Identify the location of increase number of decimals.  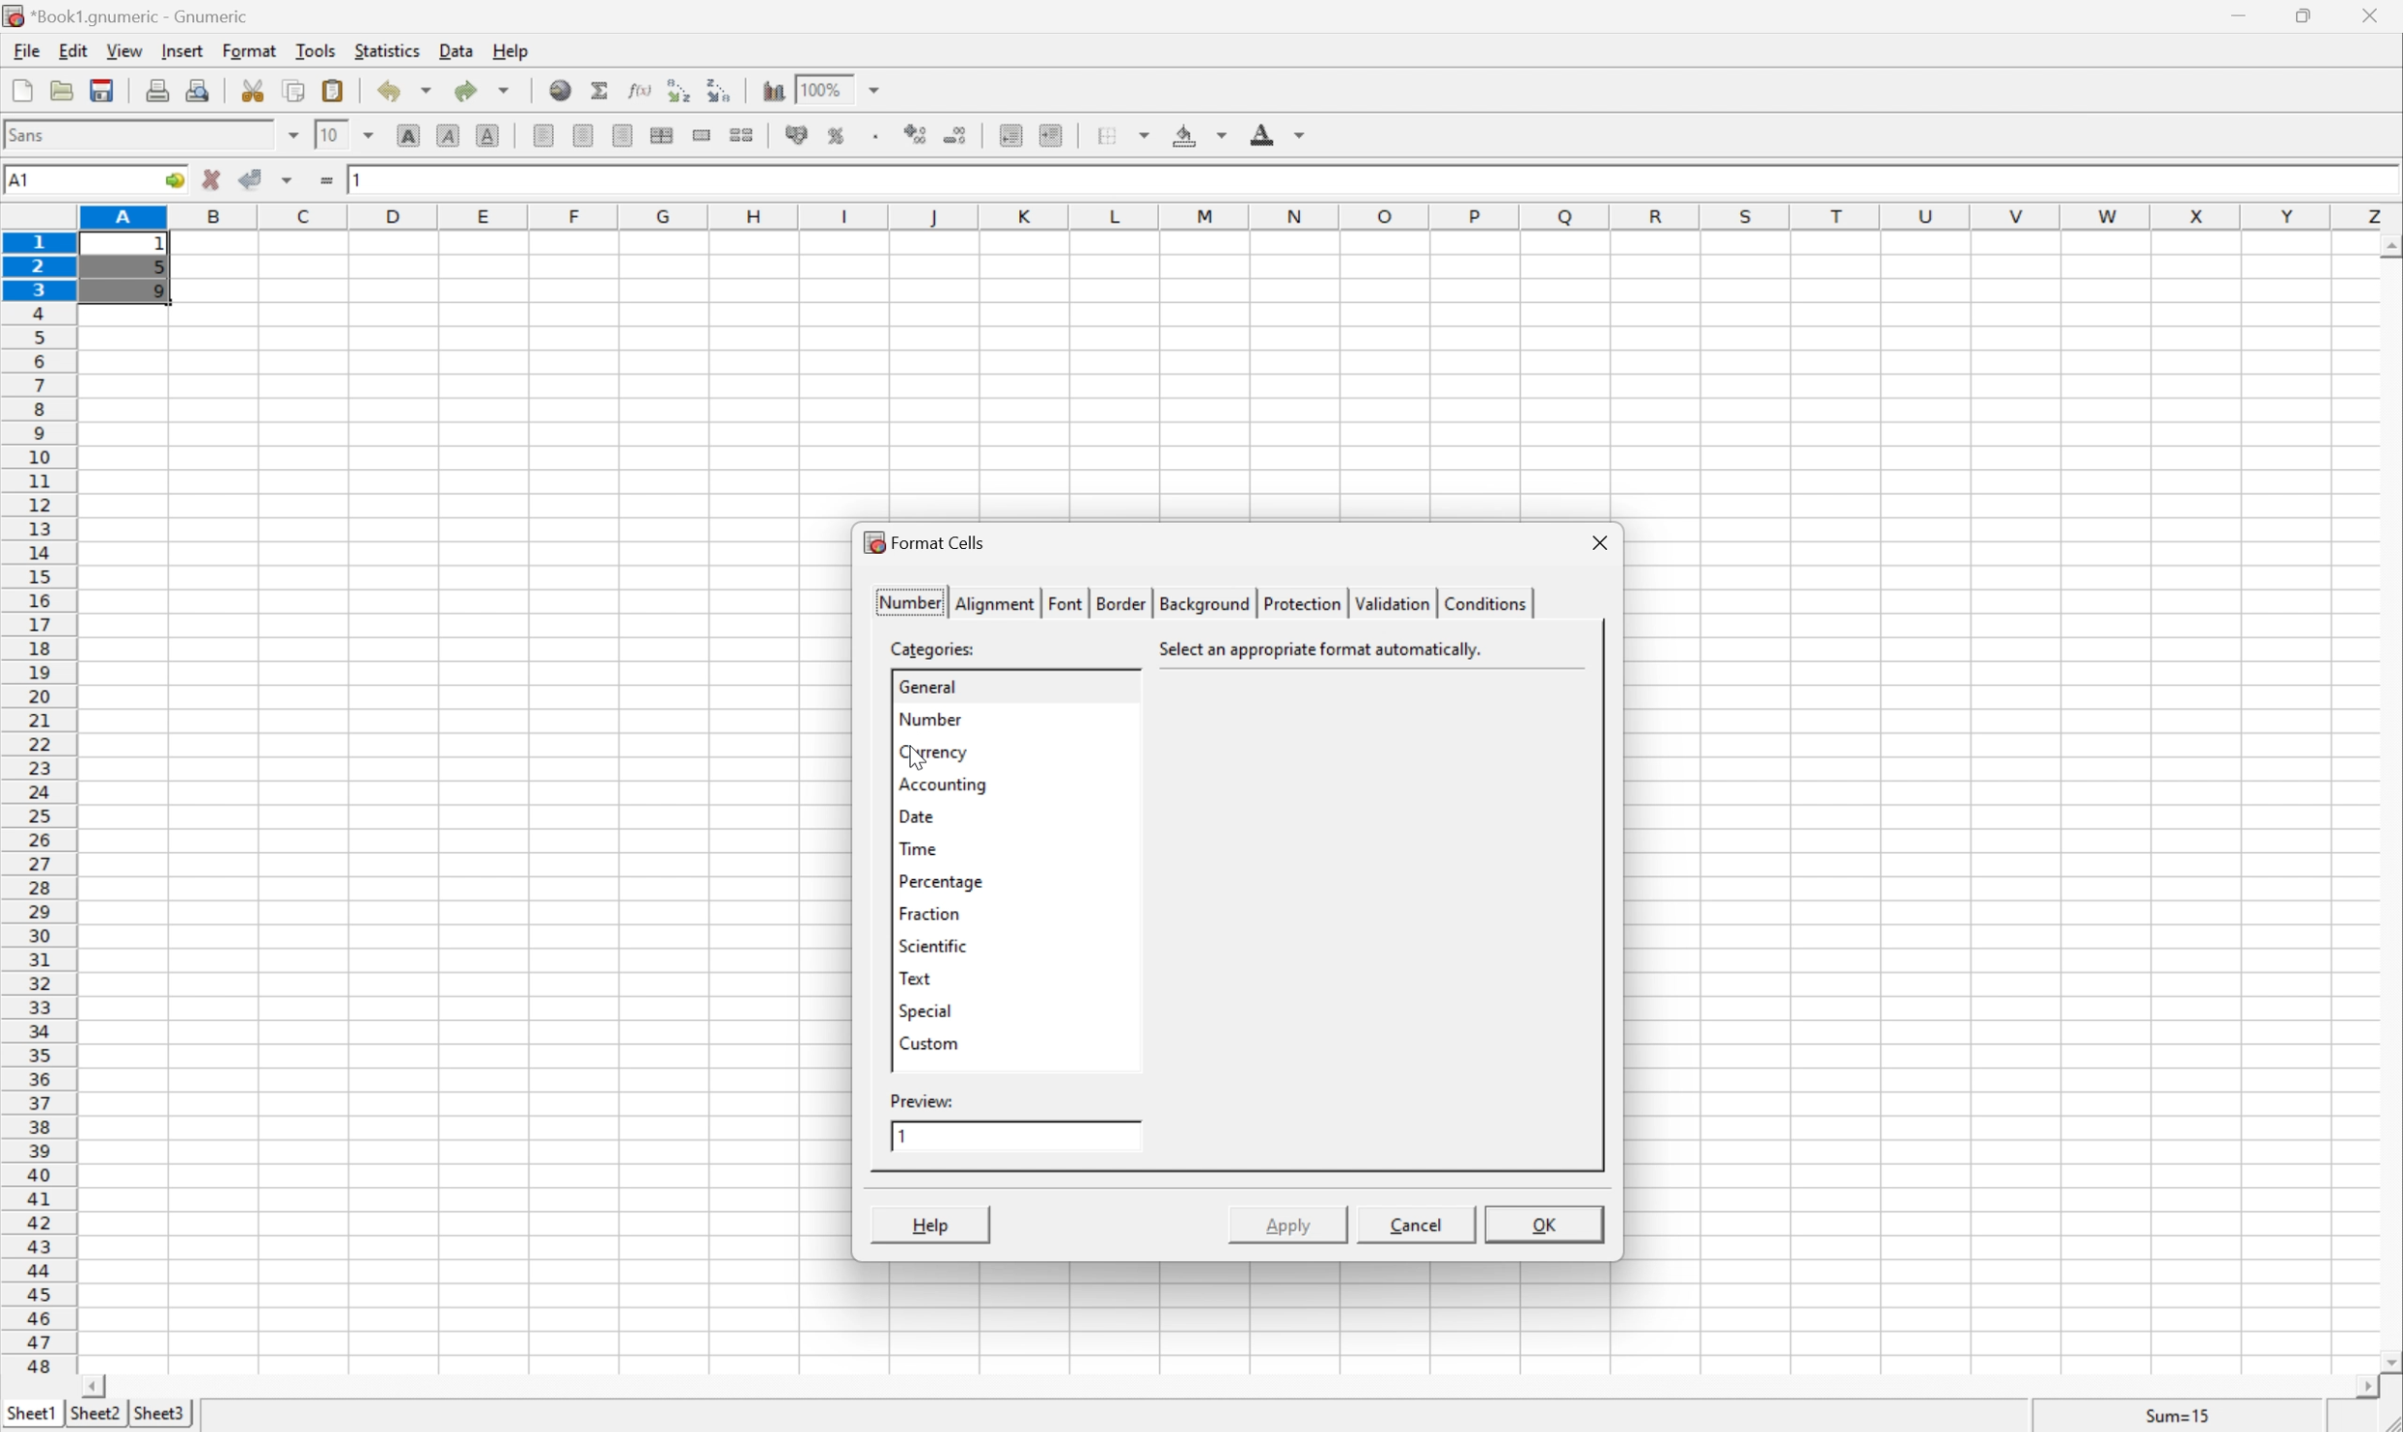
(917, 134).